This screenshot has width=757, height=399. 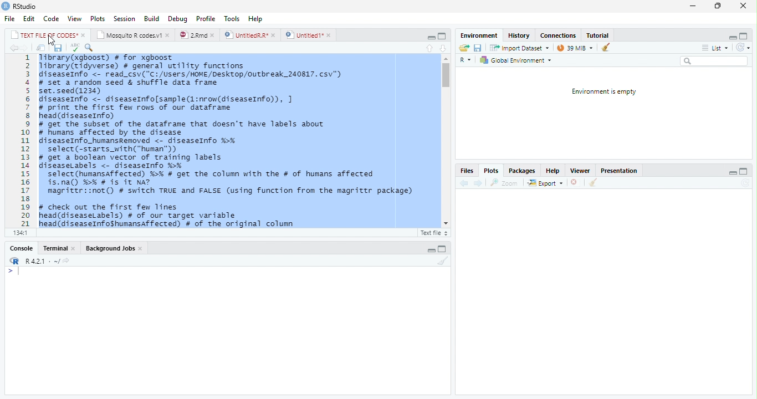 What do you see at coordinates (169, 215) in the screenshot?
I see `# check out the first few Tines
head(diseaseLabels) # of our target variable
head(diseaseInfoShumansaffected) # of the original column` at bounding box center [169, 215].